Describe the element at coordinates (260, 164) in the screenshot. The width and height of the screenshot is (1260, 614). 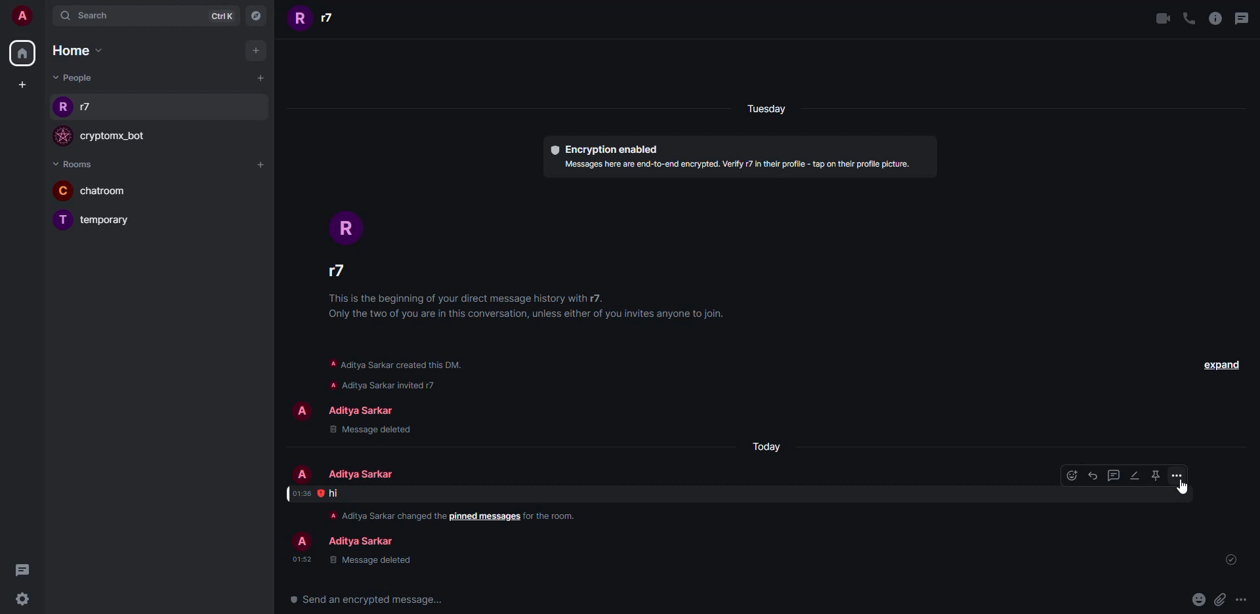
I see `add` at that location.